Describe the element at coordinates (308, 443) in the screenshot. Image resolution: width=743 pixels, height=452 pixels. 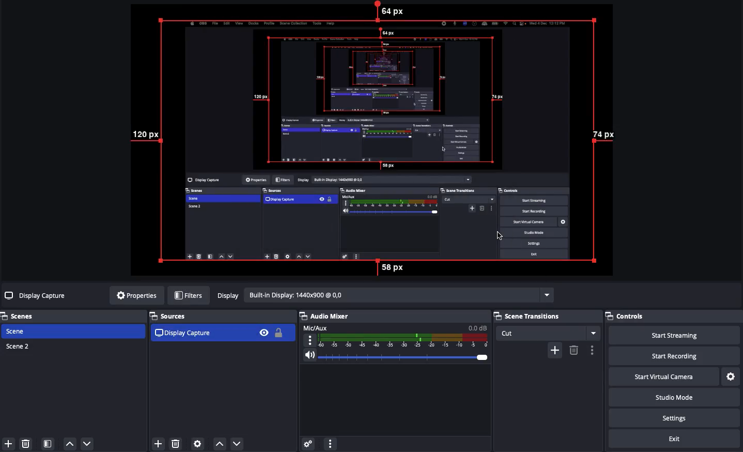
I see `Advanced audio menu` at that location.